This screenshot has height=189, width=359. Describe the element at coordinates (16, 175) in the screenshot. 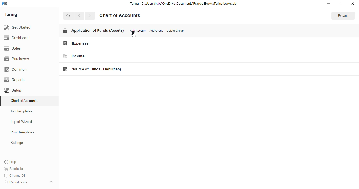

I see `change DB` at that location.